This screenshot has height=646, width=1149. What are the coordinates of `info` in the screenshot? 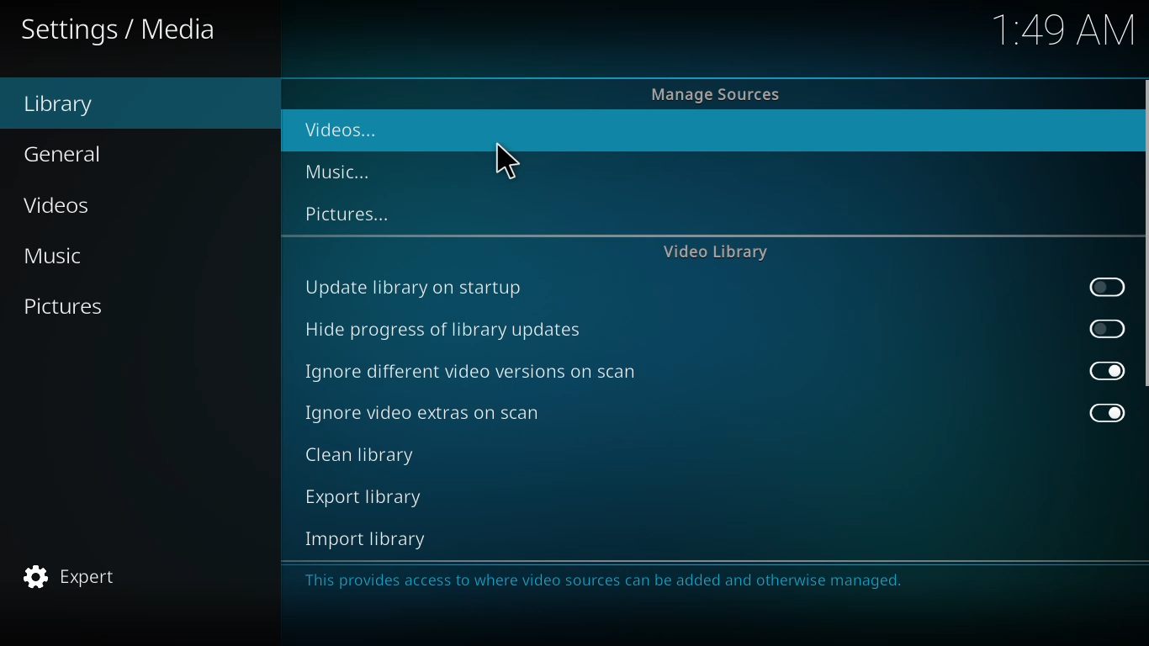 It's located at (606, 581).